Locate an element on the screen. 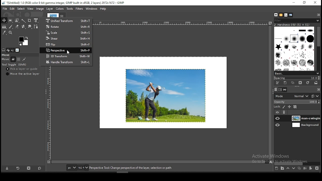 Image resolution: width=322 pixels, height=181 pixels. edit this brush is located at coordinates (278, 84).